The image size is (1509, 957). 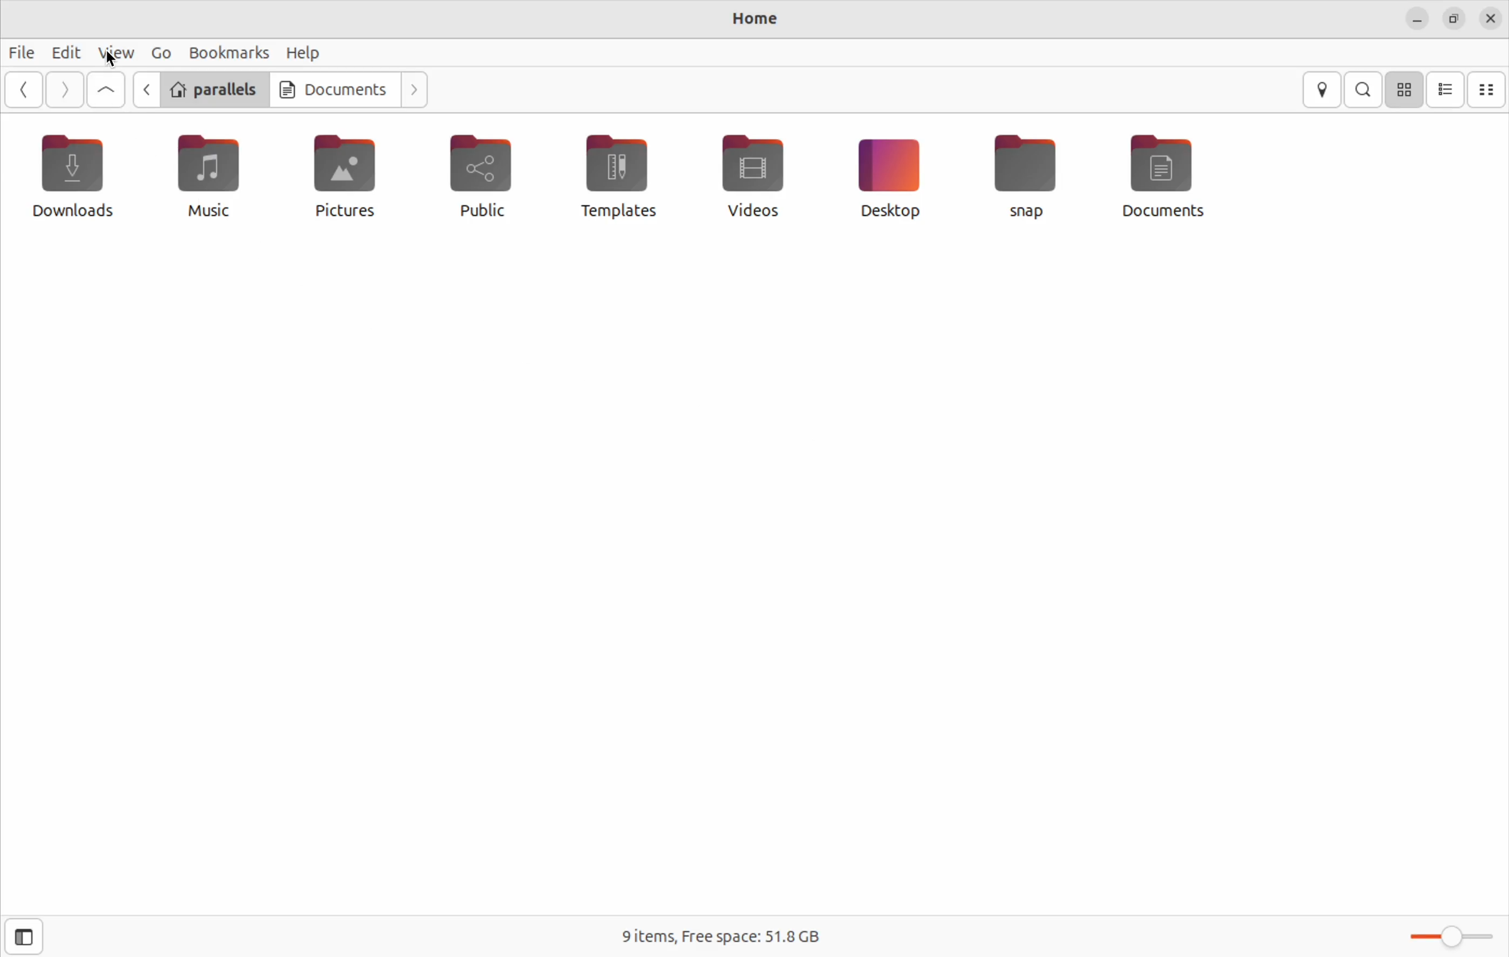 What do you see at coordinates (21, 89) in the screenshot?
I see `previous` at bounding box center [21, 89].